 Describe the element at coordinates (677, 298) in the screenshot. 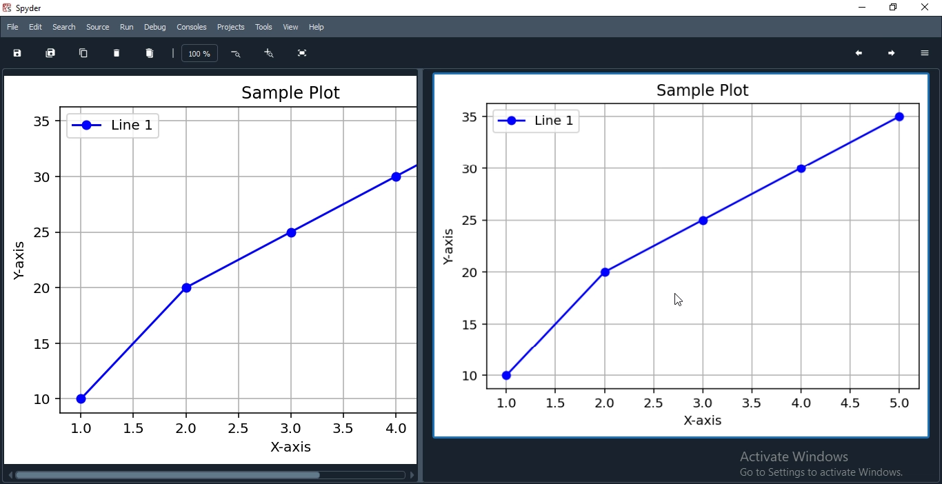

I see `cursor` at that location.